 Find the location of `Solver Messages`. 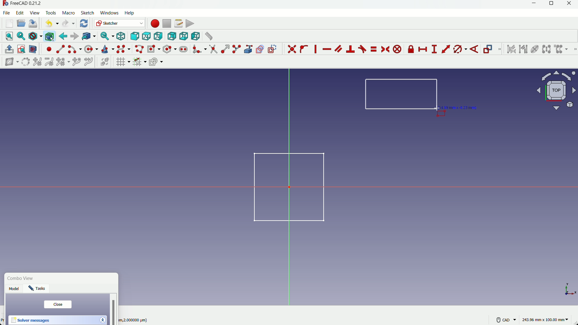

Solver Messages is located at coordinates (31, 320).